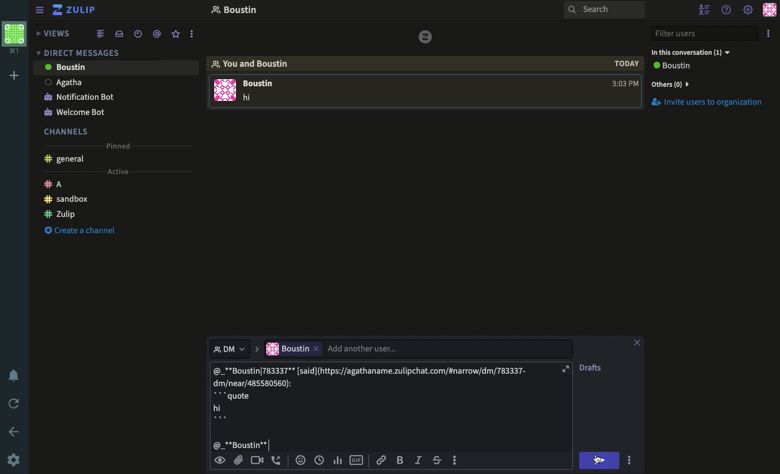 The width and height of the screenshot is (780, 474). Describe the element at coordinates (642, 342) in the screenshot. I see `Clear` at that location.